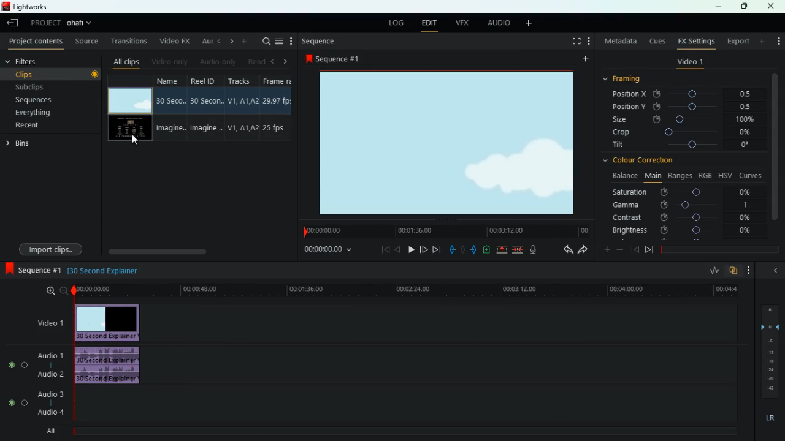  What do you see at coordinates (683, 217) in the screenshot?
I see `contrast` at bounding box center [683, 217].